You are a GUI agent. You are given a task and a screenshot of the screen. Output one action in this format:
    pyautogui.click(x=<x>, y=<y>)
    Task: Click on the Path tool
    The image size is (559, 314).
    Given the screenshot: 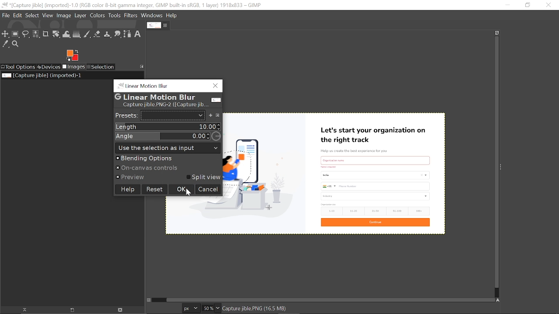 What is the action you would take?
    pyautogui.click(x=128, y=34)
    